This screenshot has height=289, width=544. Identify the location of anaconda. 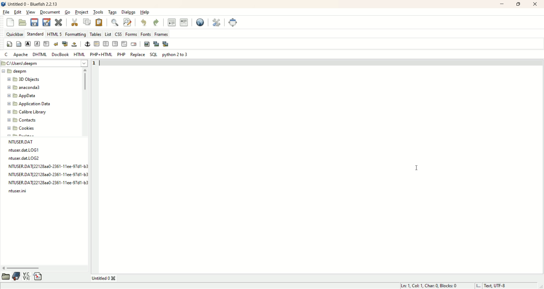
(25, 88).